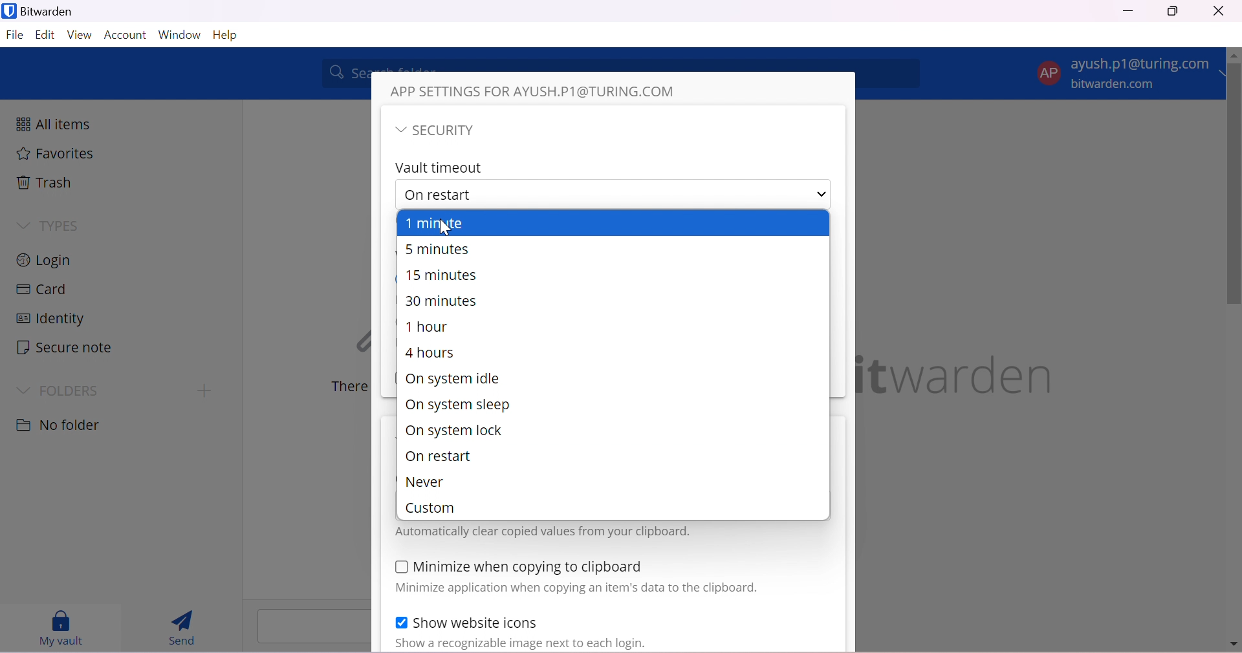 The image size is (1242, 653). What do you see at coordinates (399, 568) in the screenshot?
I see `Checkbox` at bounding box center [399, 568].